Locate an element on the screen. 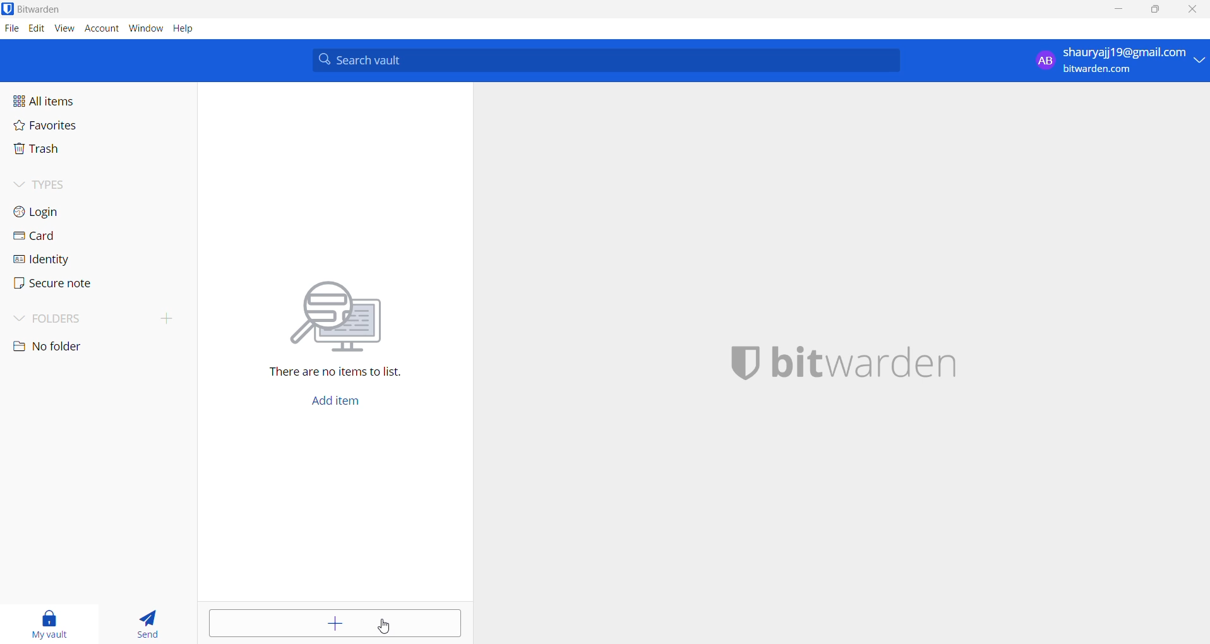 The height and width of the screenshot is (644, 1210). add item is located at coordinates (343, 400).